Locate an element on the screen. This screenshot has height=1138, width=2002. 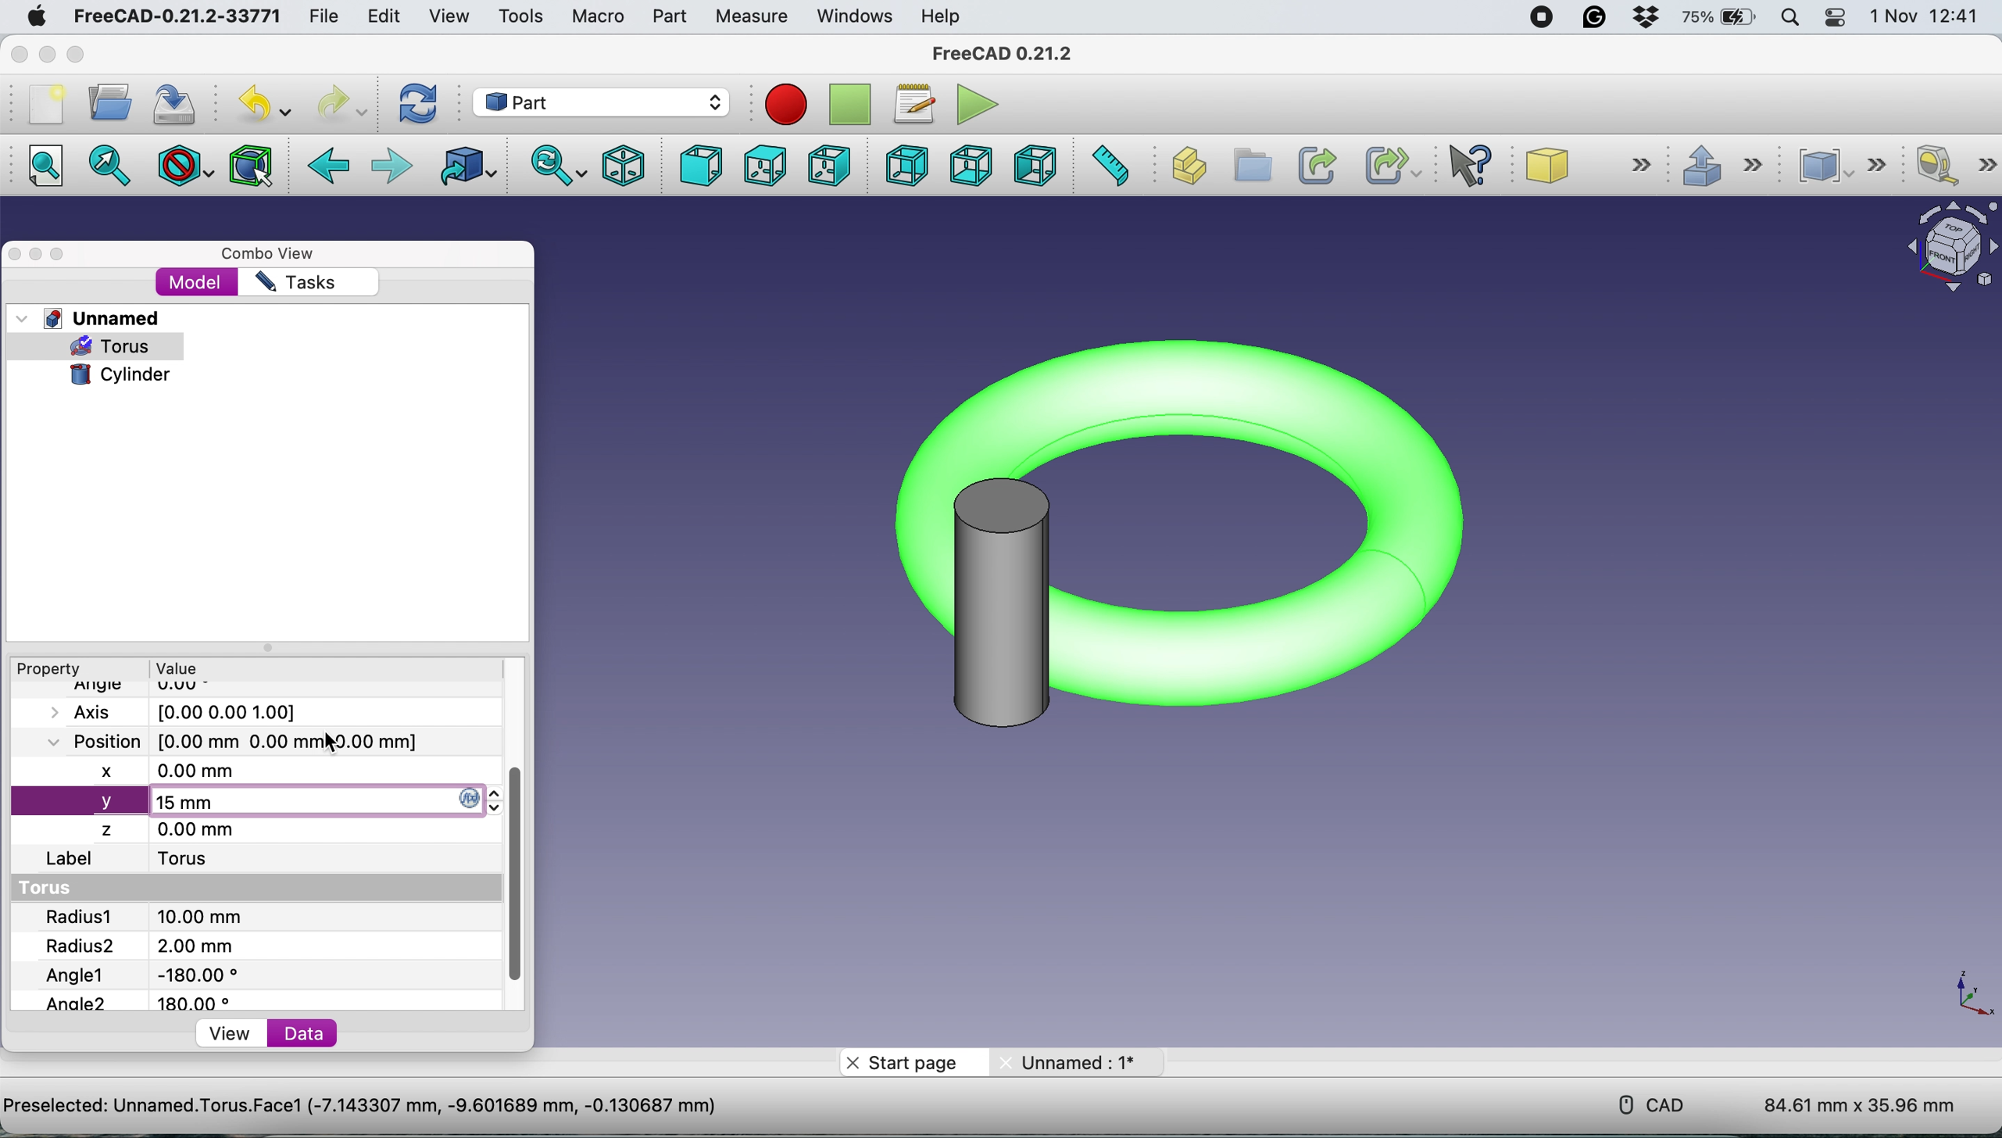
macros is located at coordinates (910, 102).